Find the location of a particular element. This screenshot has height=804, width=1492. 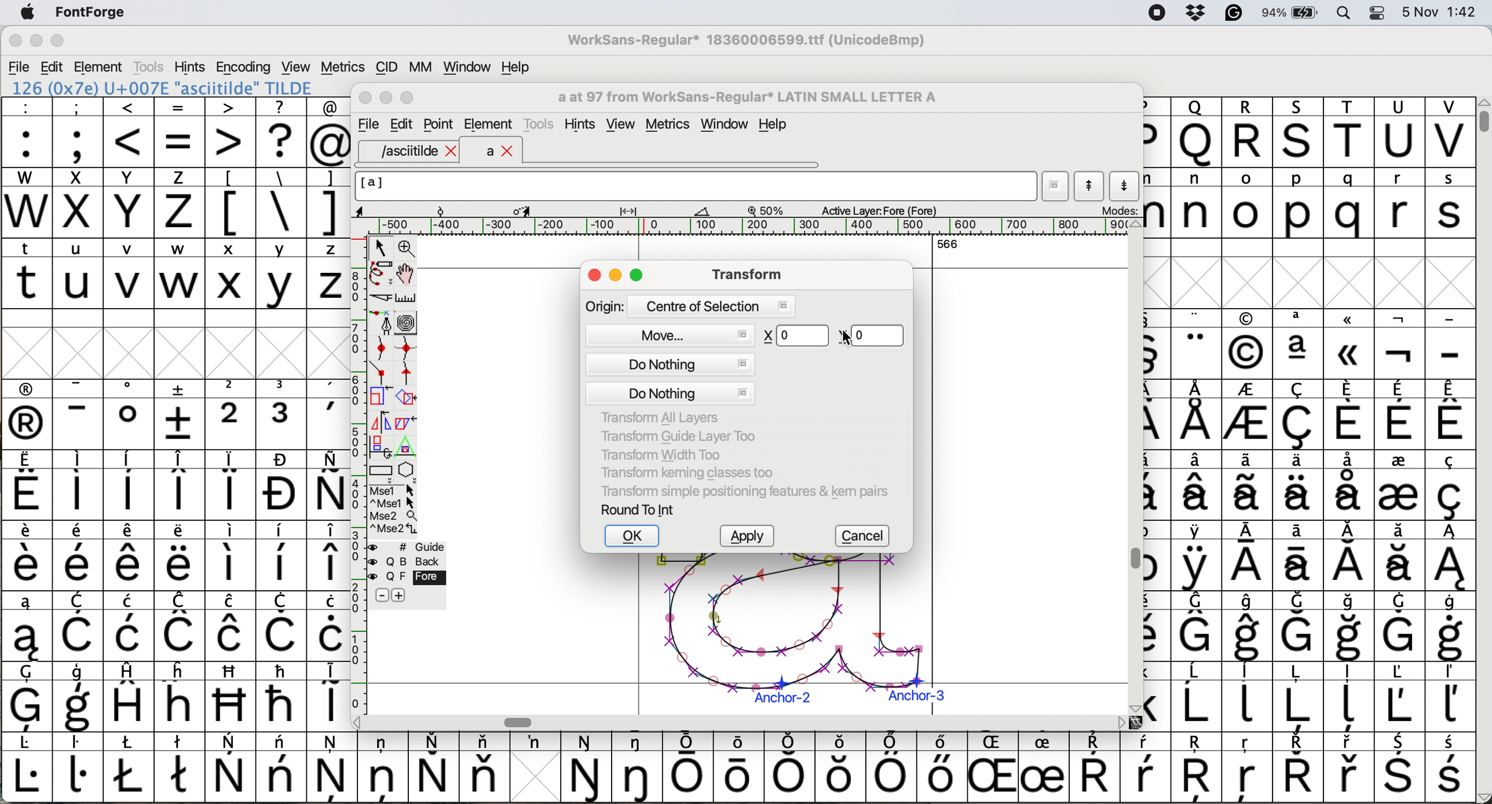

symbol is located at coordinates (232, 768).